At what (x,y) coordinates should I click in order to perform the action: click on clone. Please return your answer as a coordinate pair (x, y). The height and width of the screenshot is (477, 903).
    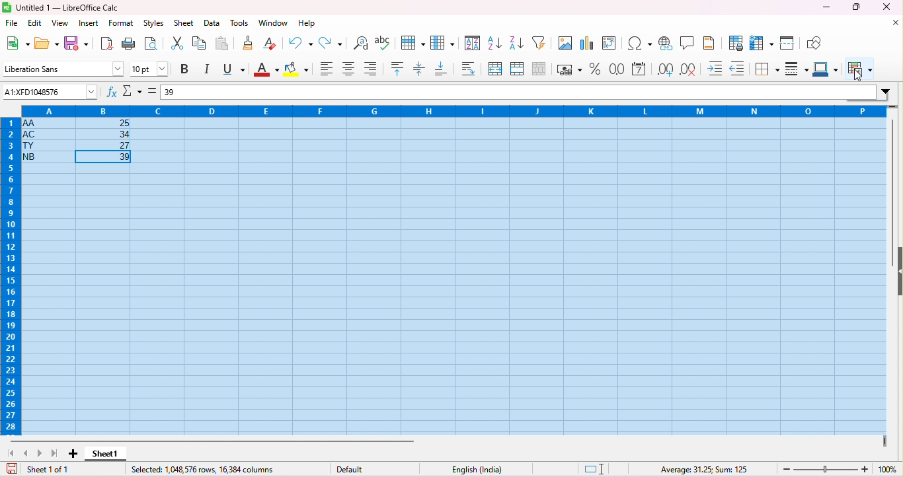
    Looking at the image, I should click on (249, 42).